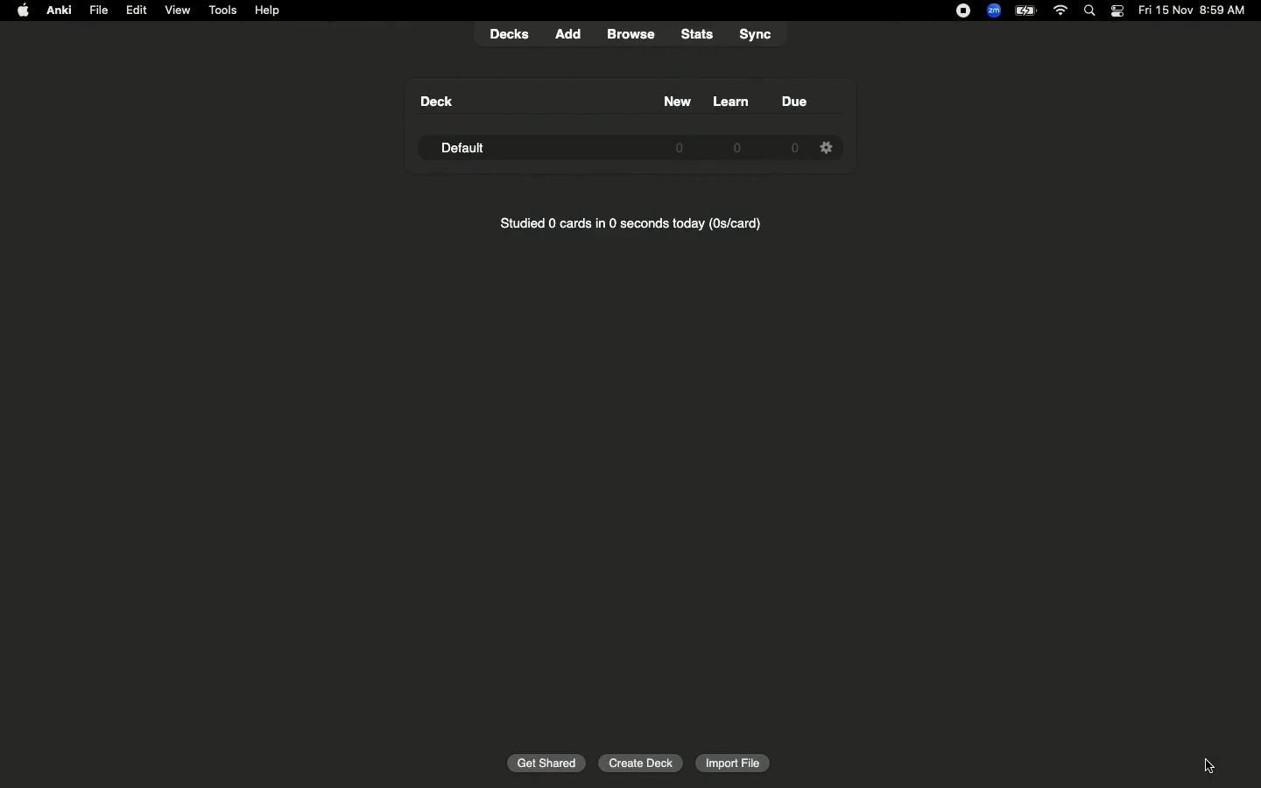  What do you see at coordinates (58, 9) in the screenshot?
I see `Anki` at bounding box center [58, 9].